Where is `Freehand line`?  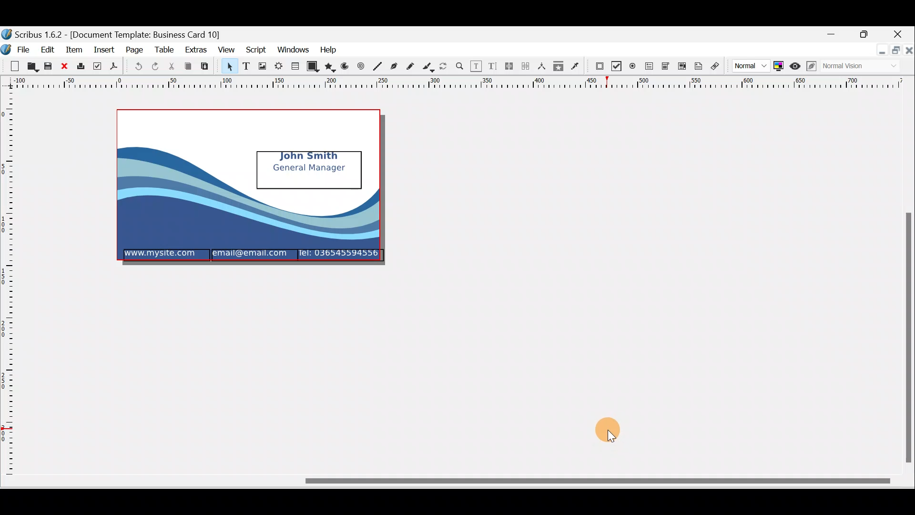 Freehand line is located at coordinates (413, 66).